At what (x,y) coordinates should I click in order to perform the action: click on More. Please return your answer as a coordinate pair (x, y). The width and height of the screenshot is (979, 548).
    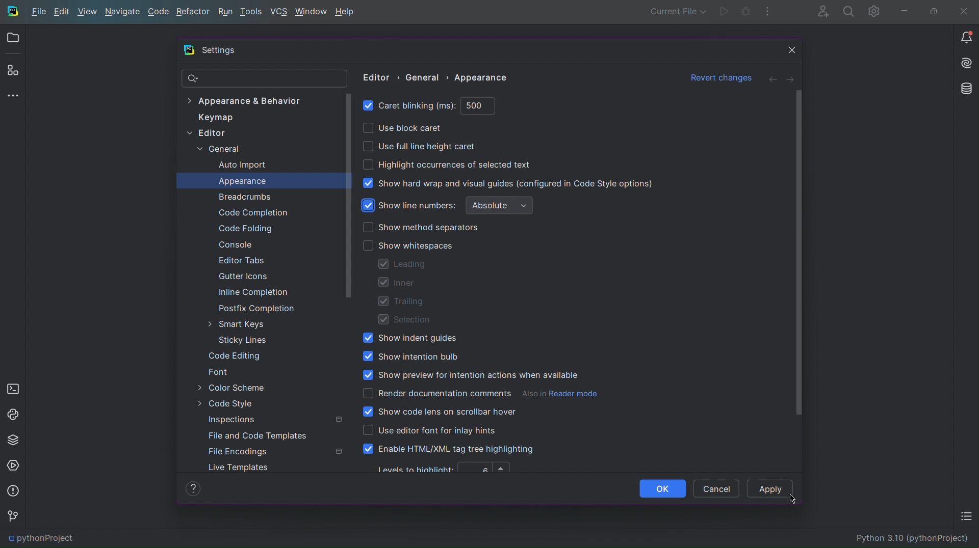
    Looking at the image, I should click on (14, 96).